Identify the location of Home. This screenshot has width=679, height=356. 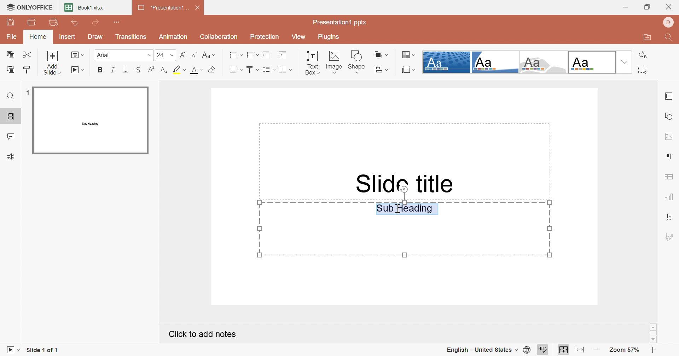
(38, 36).